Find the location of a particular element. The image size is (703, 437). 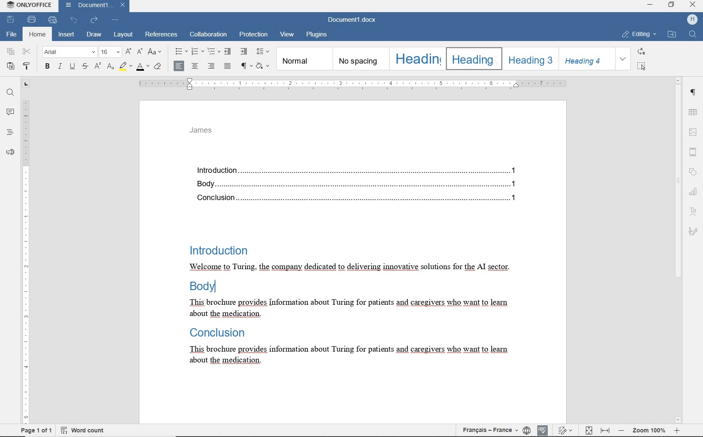

Conclusion......1 is located at coordinates (353, 198).